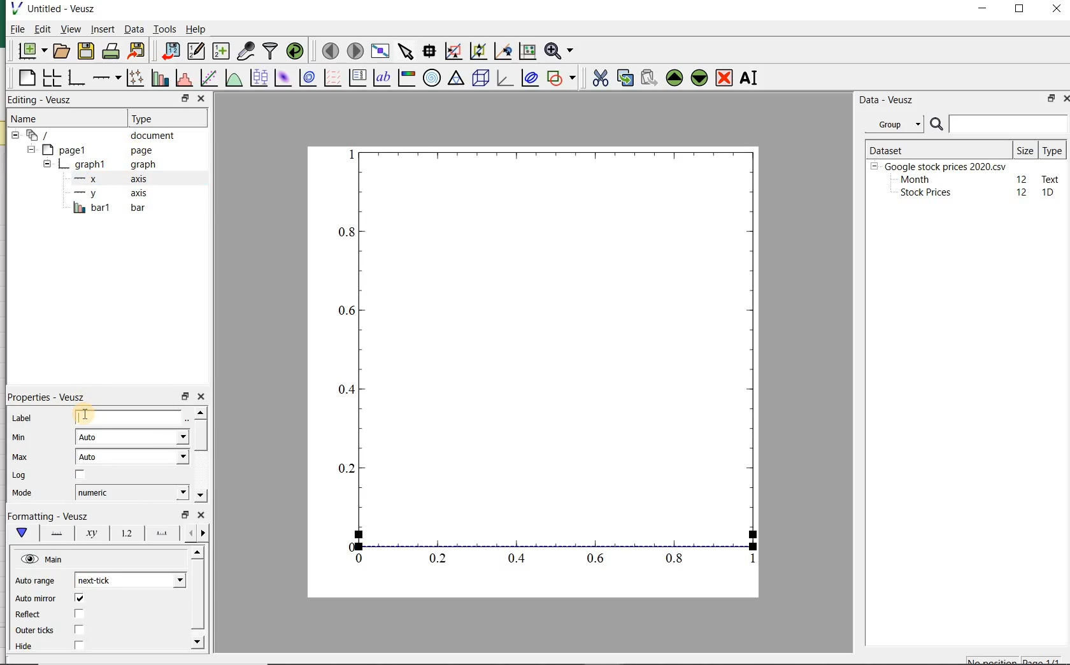 The width and height of the screenshot is (1070, 665). I want to click on image color bar, so click(405, 78).